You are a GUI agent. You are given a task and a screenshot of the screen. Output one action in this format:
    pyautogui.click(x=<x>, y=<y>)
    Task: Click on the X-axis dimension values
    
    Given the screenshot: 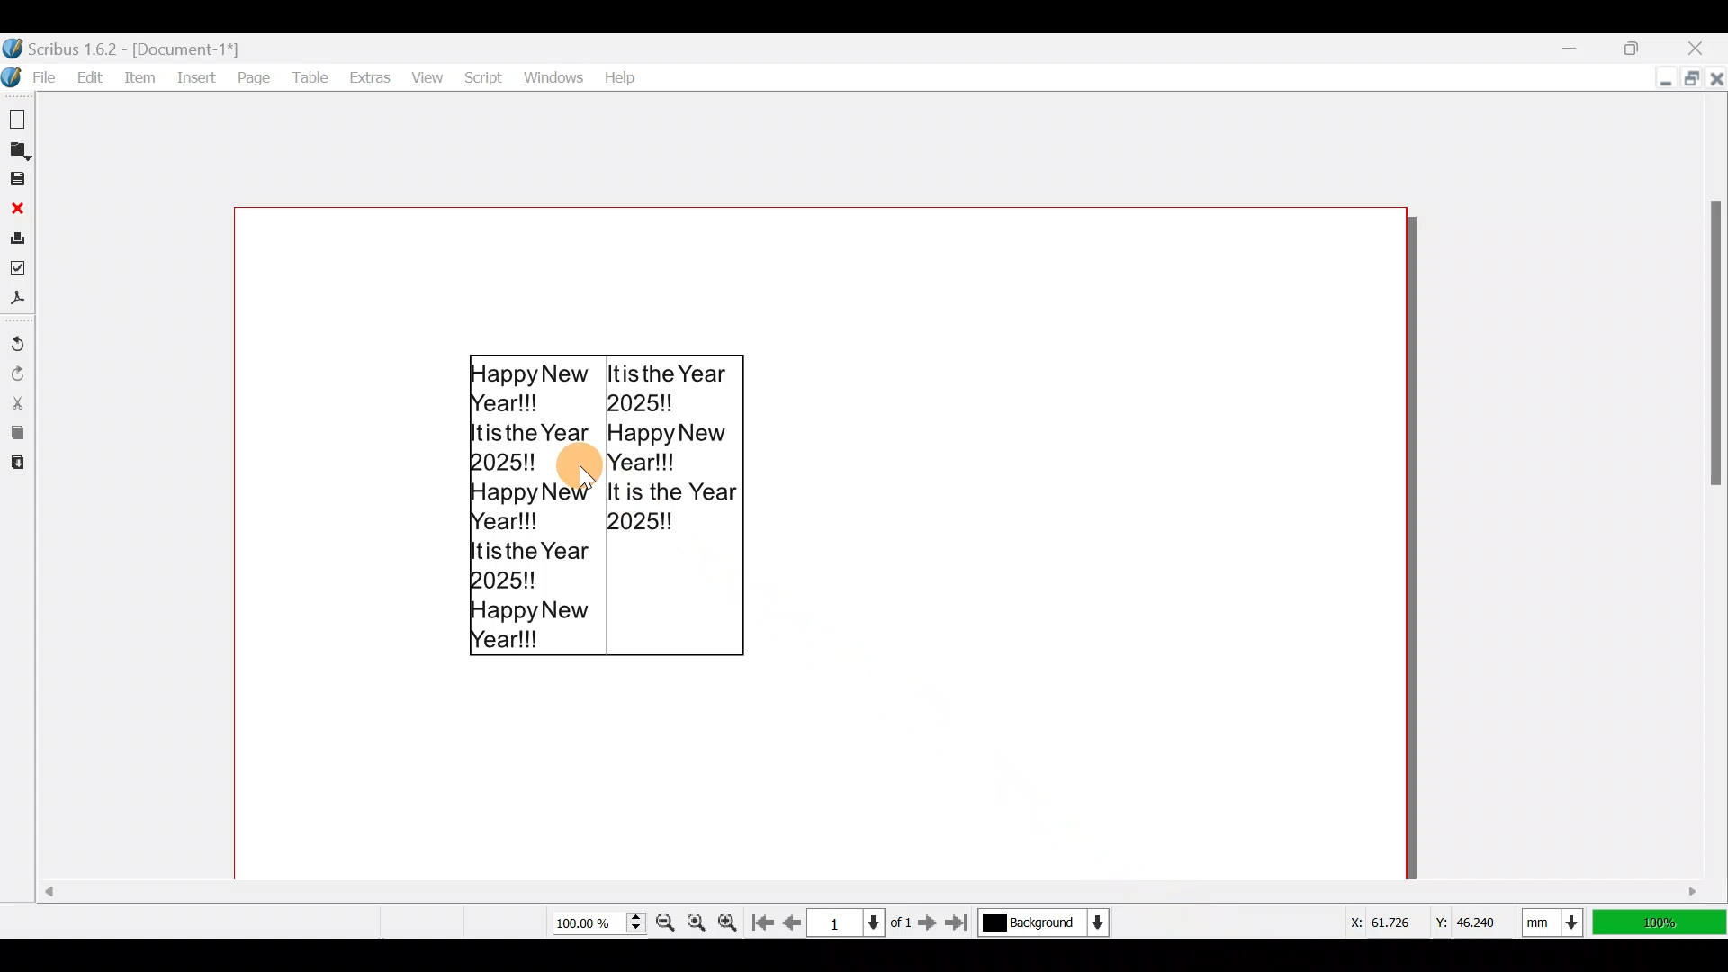 What is the action you would take?
    pyautogui.click(x=1378, y=919)
    